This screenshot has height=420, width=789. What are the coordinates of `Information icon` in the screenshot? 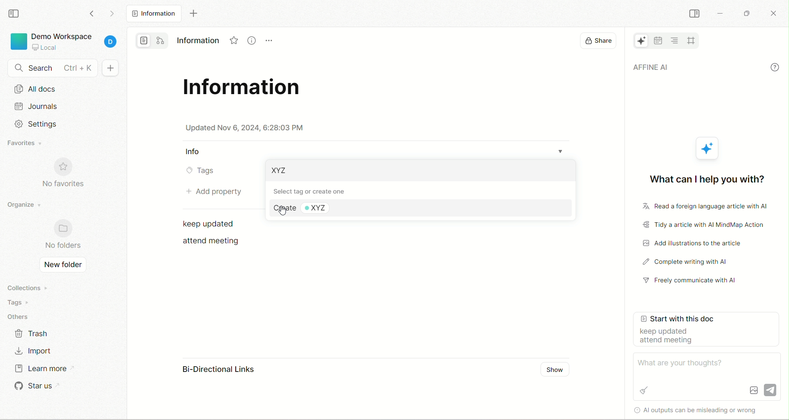 It's located at (250, 41).